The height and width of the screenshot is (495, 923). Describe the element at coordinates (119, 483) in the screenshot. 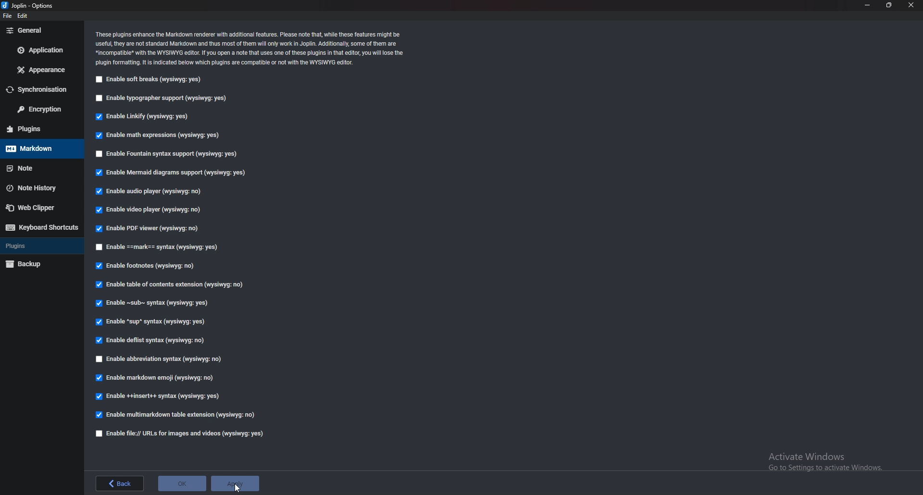

I see `back` at that location.